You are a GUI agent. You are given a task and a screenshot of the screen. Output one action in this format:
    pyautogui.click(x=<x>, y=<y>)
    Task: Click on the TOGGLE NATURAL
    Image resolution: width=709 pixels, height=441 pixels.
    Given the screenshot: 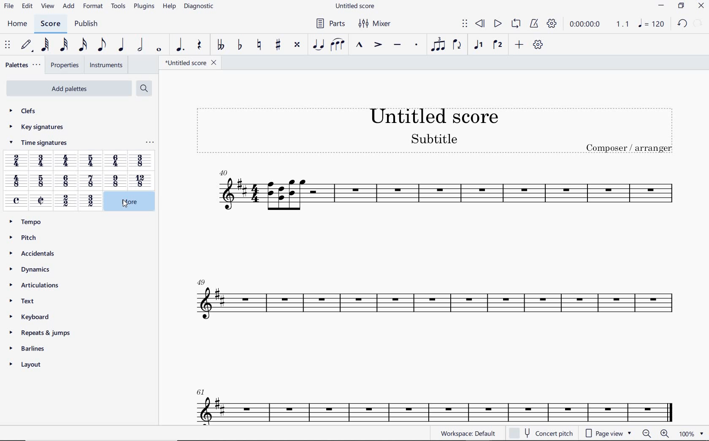 What is the action you would take?
    pyautogui.click(x=260, y=45)
    